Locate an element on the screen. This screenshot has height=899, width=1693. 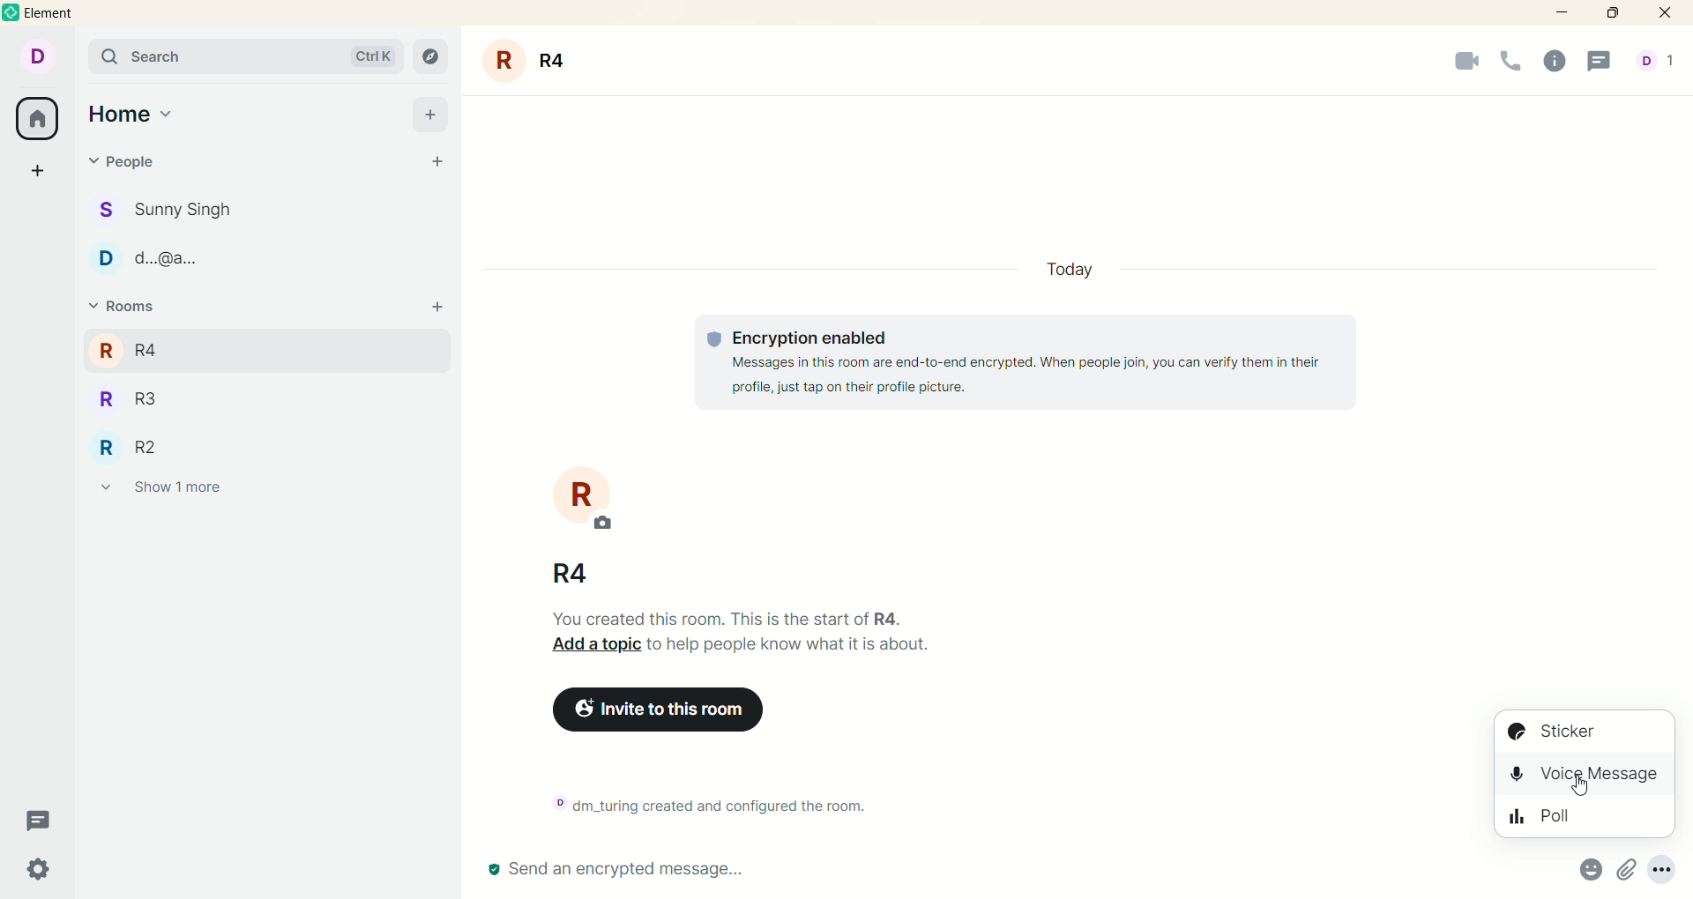
text is located at coordinates (753, 638).